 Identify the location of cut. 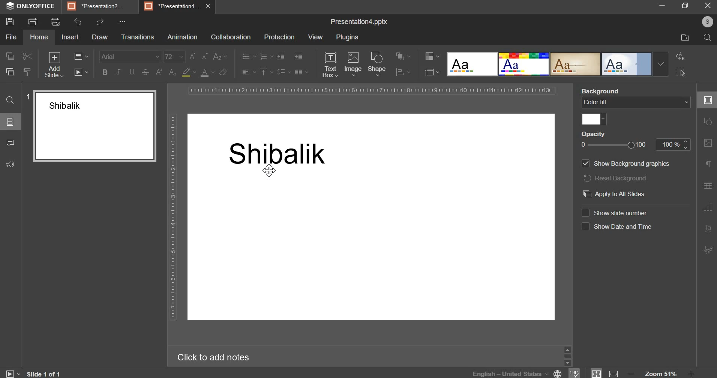
(27, 56).